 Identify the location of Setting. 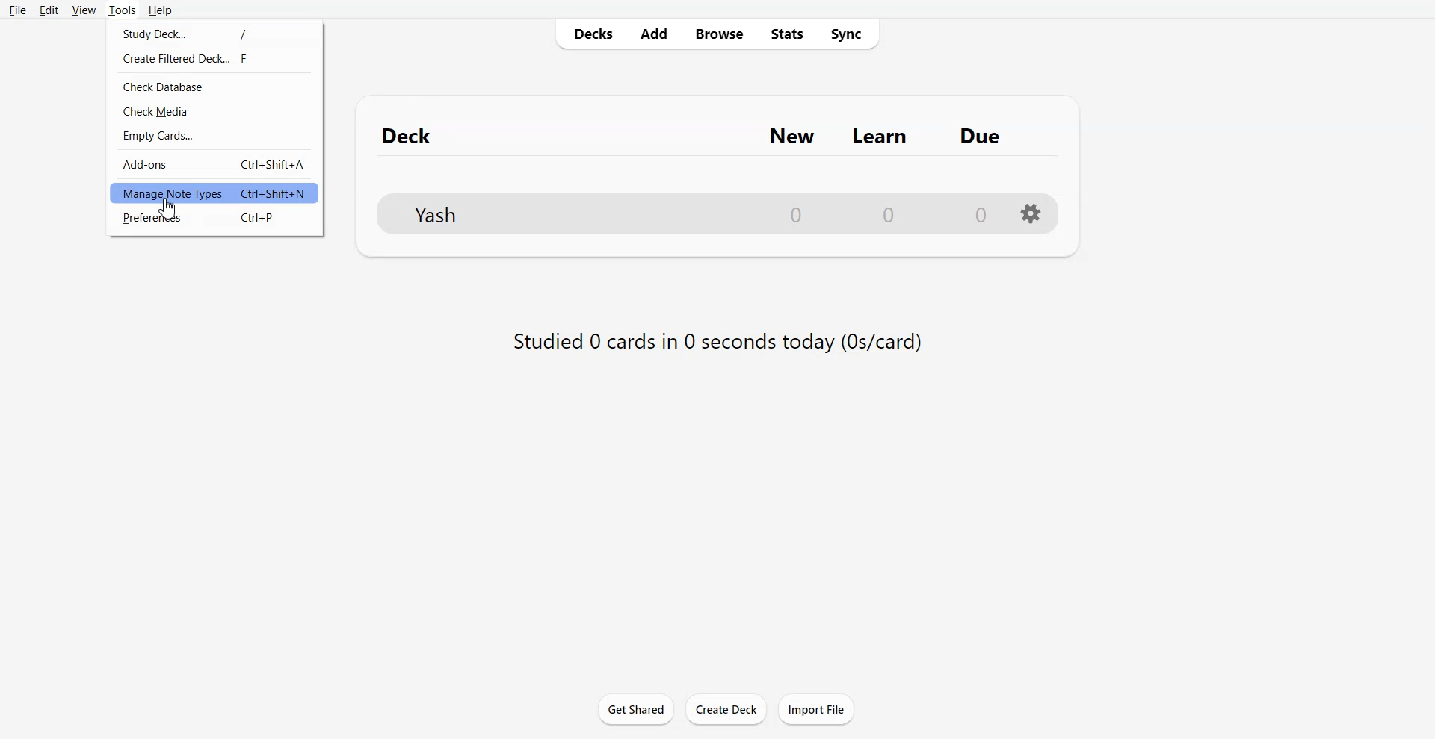
(1031, 213).